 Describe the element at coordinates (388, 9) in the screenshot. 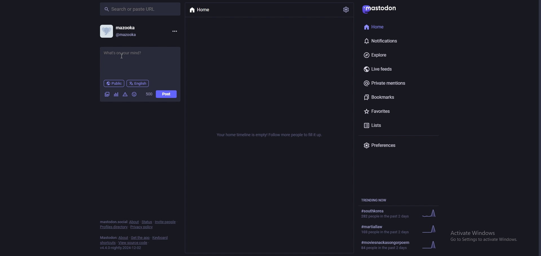

I see `mastodon` at that location.